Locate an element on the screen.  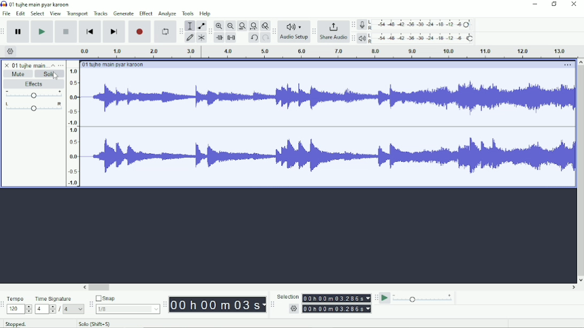
Audio duration is located at coordinates (324, 51).